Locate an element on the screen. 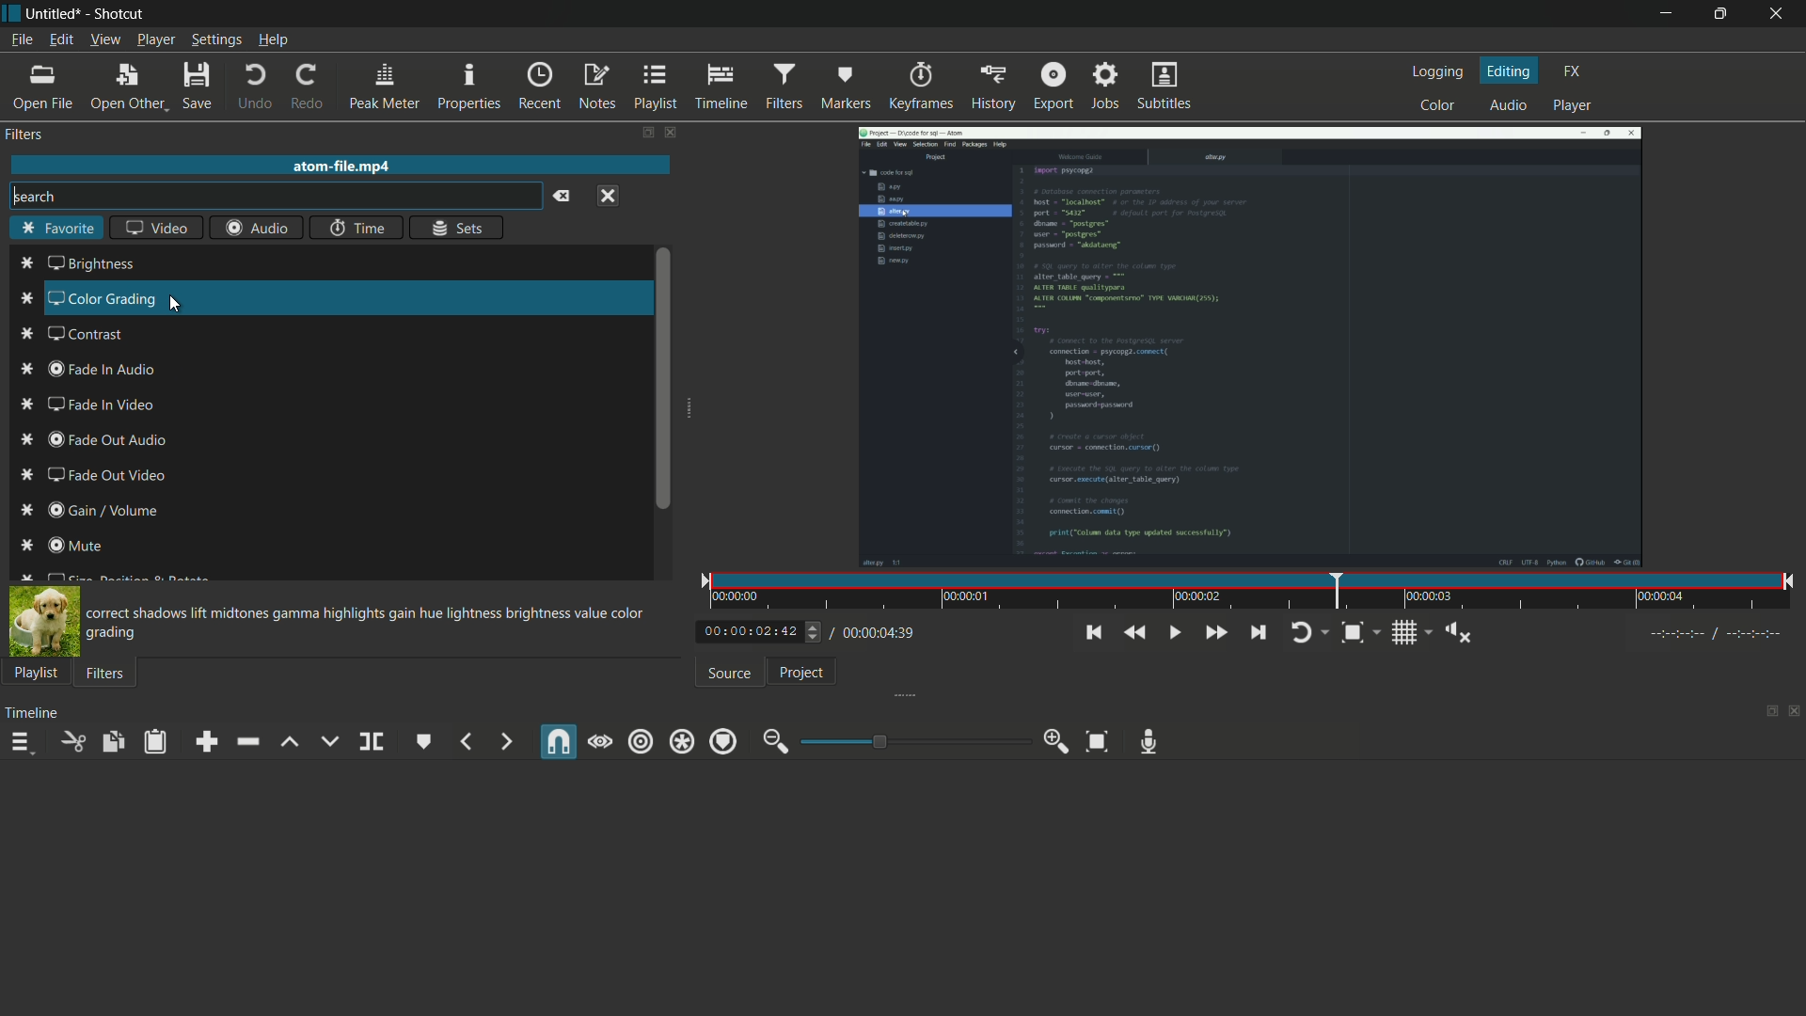 The width and height of the screenshot is (1806, 1016). split at playhead is located at coordinates (372, 742).